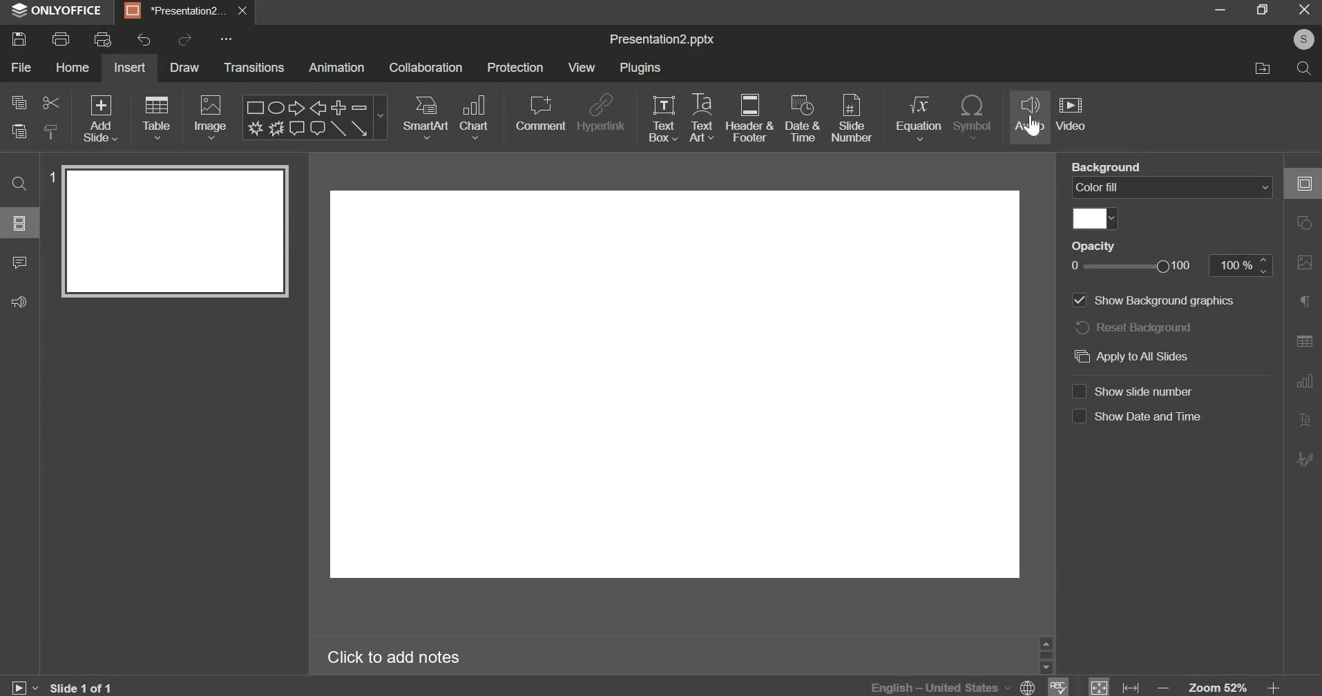 This screenshot has height=696, width=1322. I want to click on editor, so click(673, 385).